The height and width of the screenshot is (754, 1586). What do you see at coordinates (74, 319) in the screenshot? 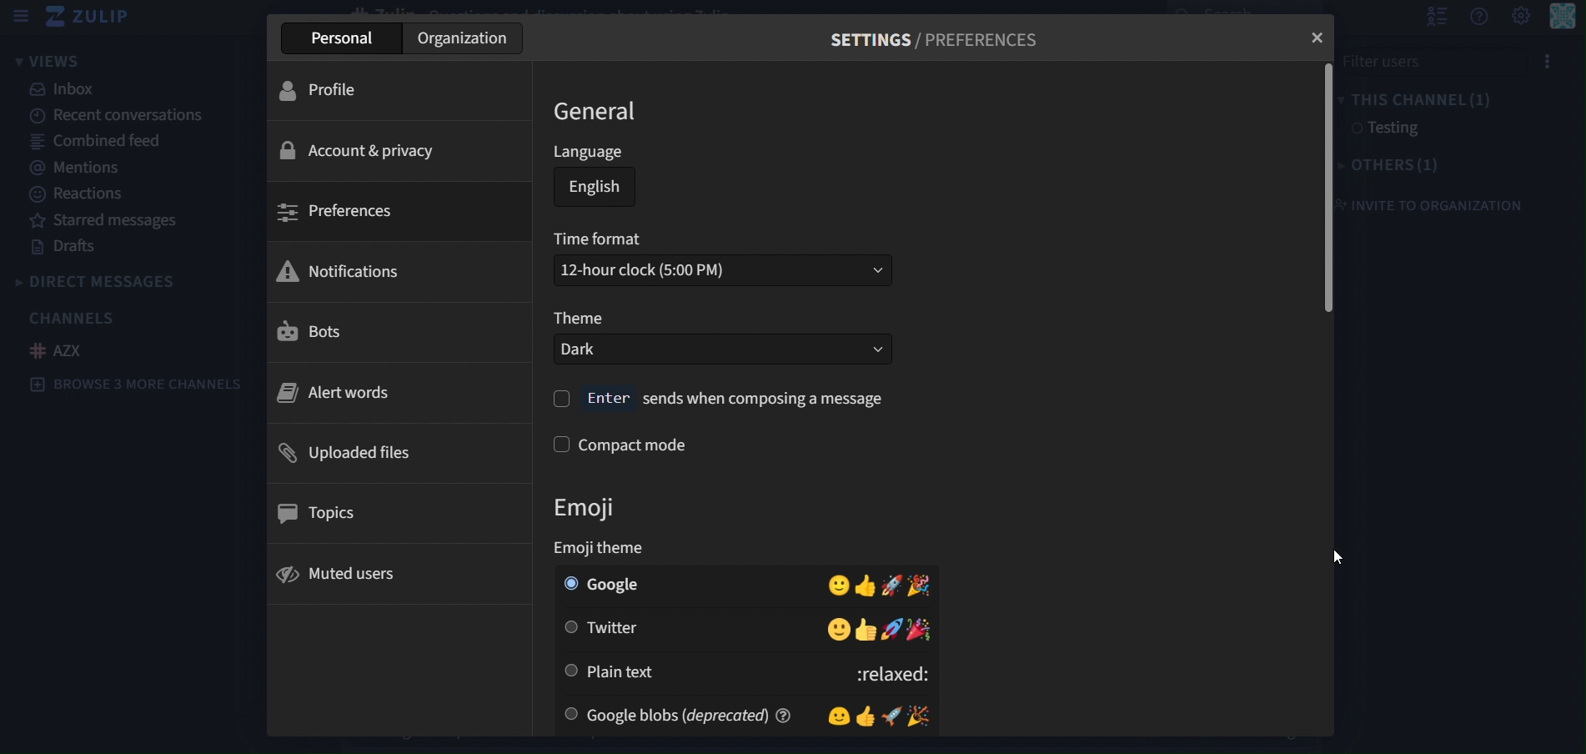
I see `channels` at bounding box center [74, 319].